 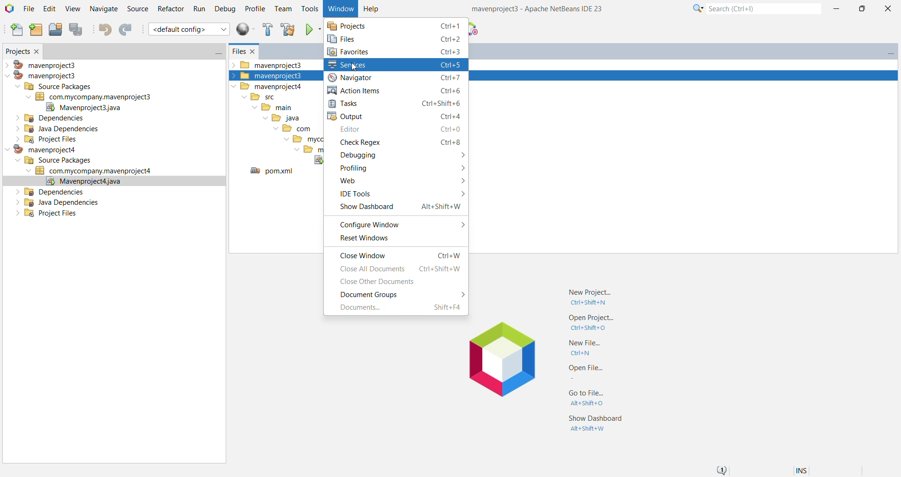 What do you see at coordinates (594, 424) in the screenshot?
I see `Show Dashboard` at bounding box center [594, 424].